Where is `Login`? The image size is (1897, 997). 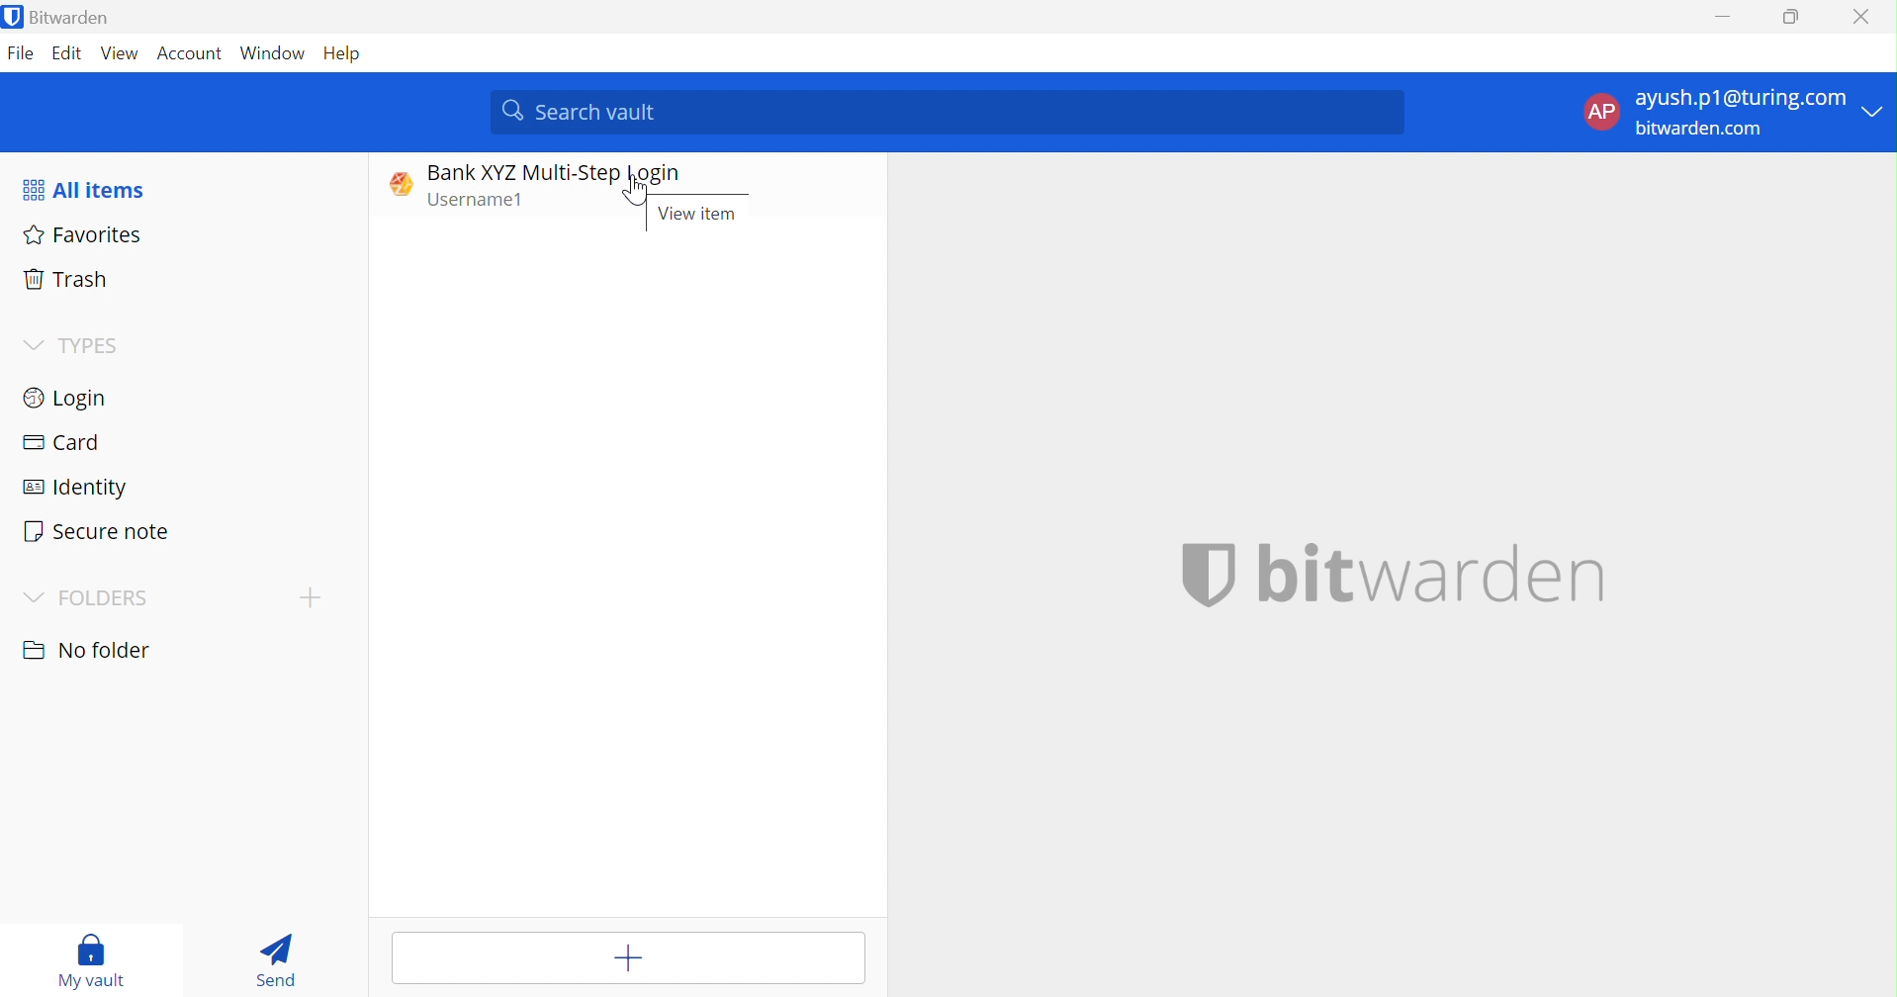
Login is located at coordinates (63, 398).